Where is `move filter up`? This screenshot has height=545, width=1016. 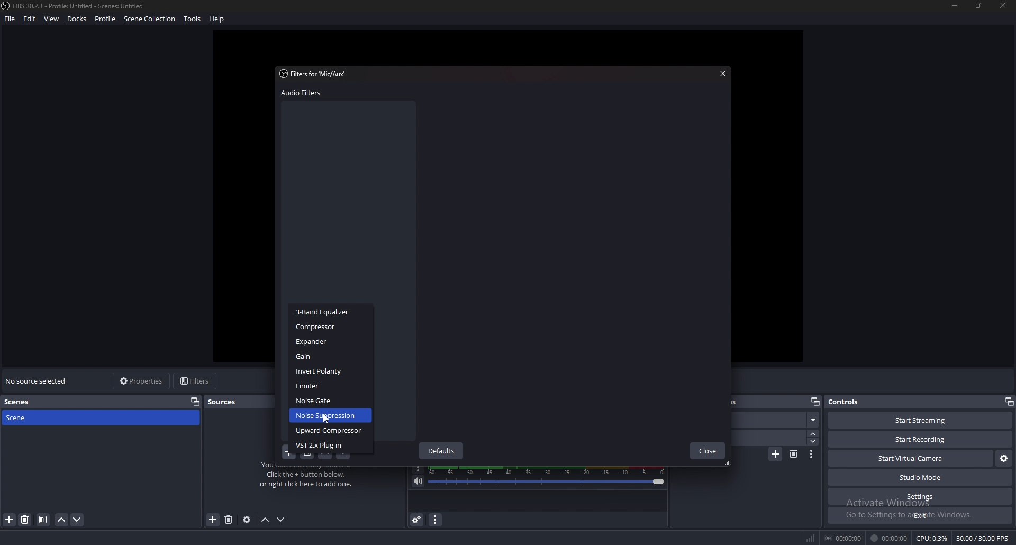
move filter up is located at coordinates (326, 456).